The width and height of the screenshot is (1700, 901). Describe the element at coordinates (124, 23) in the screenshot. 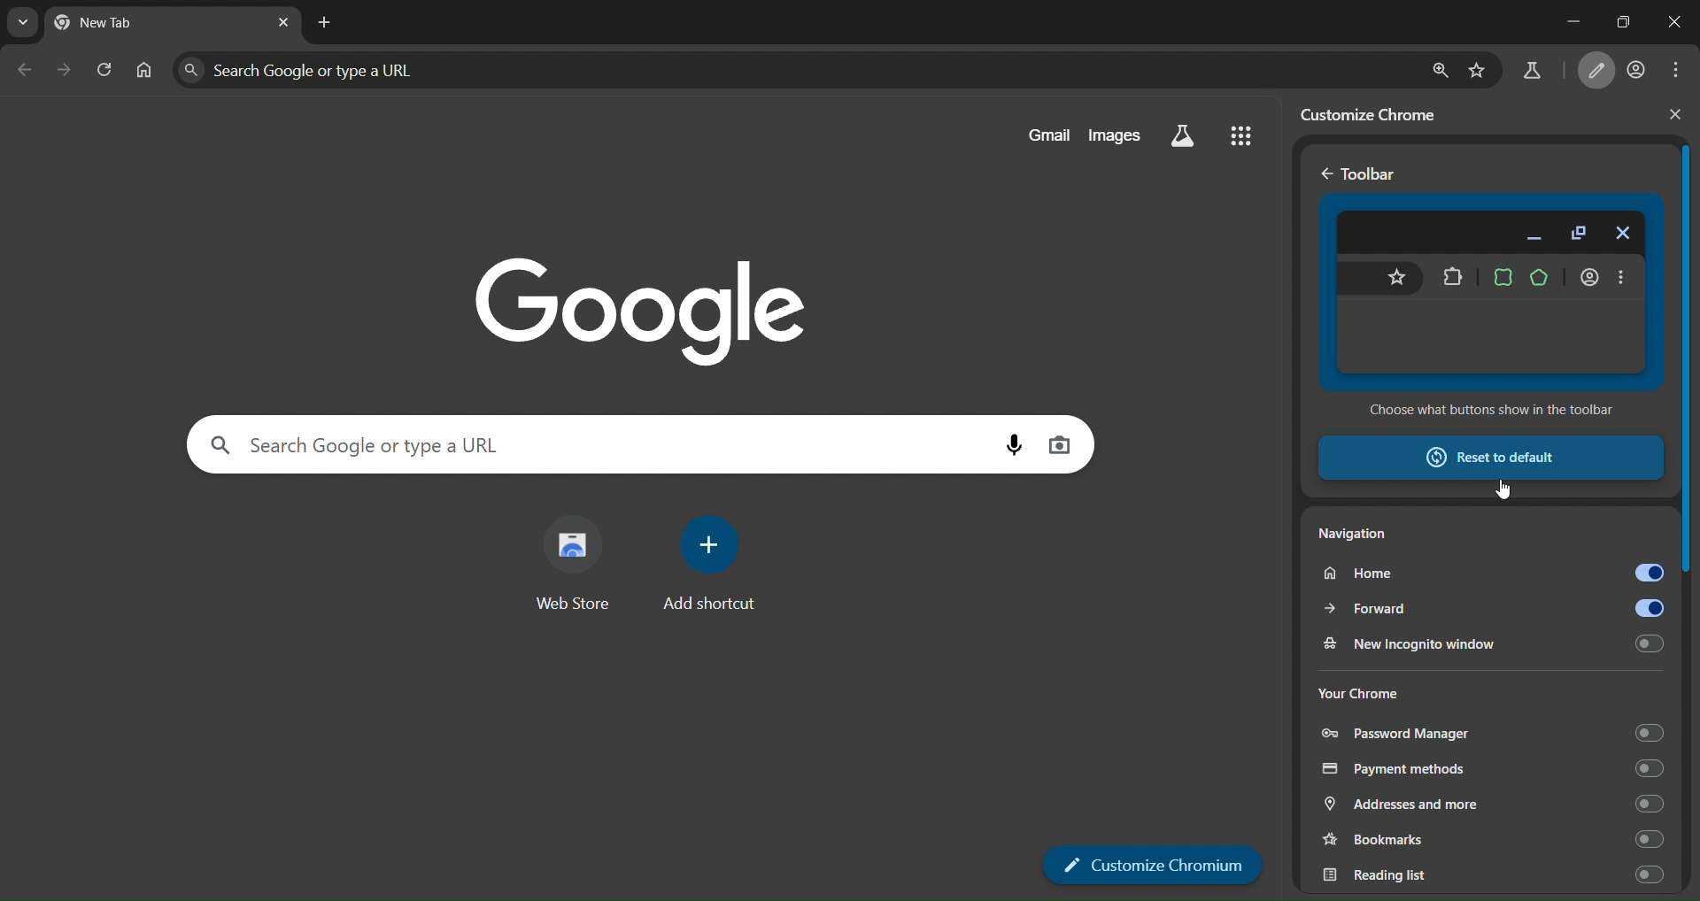

I see `currrent page` at that location.